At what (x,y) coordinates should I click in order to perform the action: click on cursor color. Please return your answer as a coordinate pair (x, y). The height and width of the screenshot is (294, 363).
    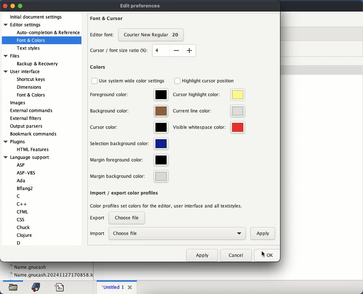
    Looking at the image, I should click on (129, 128).